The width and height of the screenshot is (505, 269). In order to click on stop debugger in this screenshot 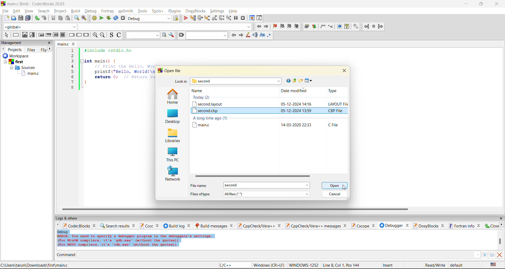, I will do `click(243, 18)`.